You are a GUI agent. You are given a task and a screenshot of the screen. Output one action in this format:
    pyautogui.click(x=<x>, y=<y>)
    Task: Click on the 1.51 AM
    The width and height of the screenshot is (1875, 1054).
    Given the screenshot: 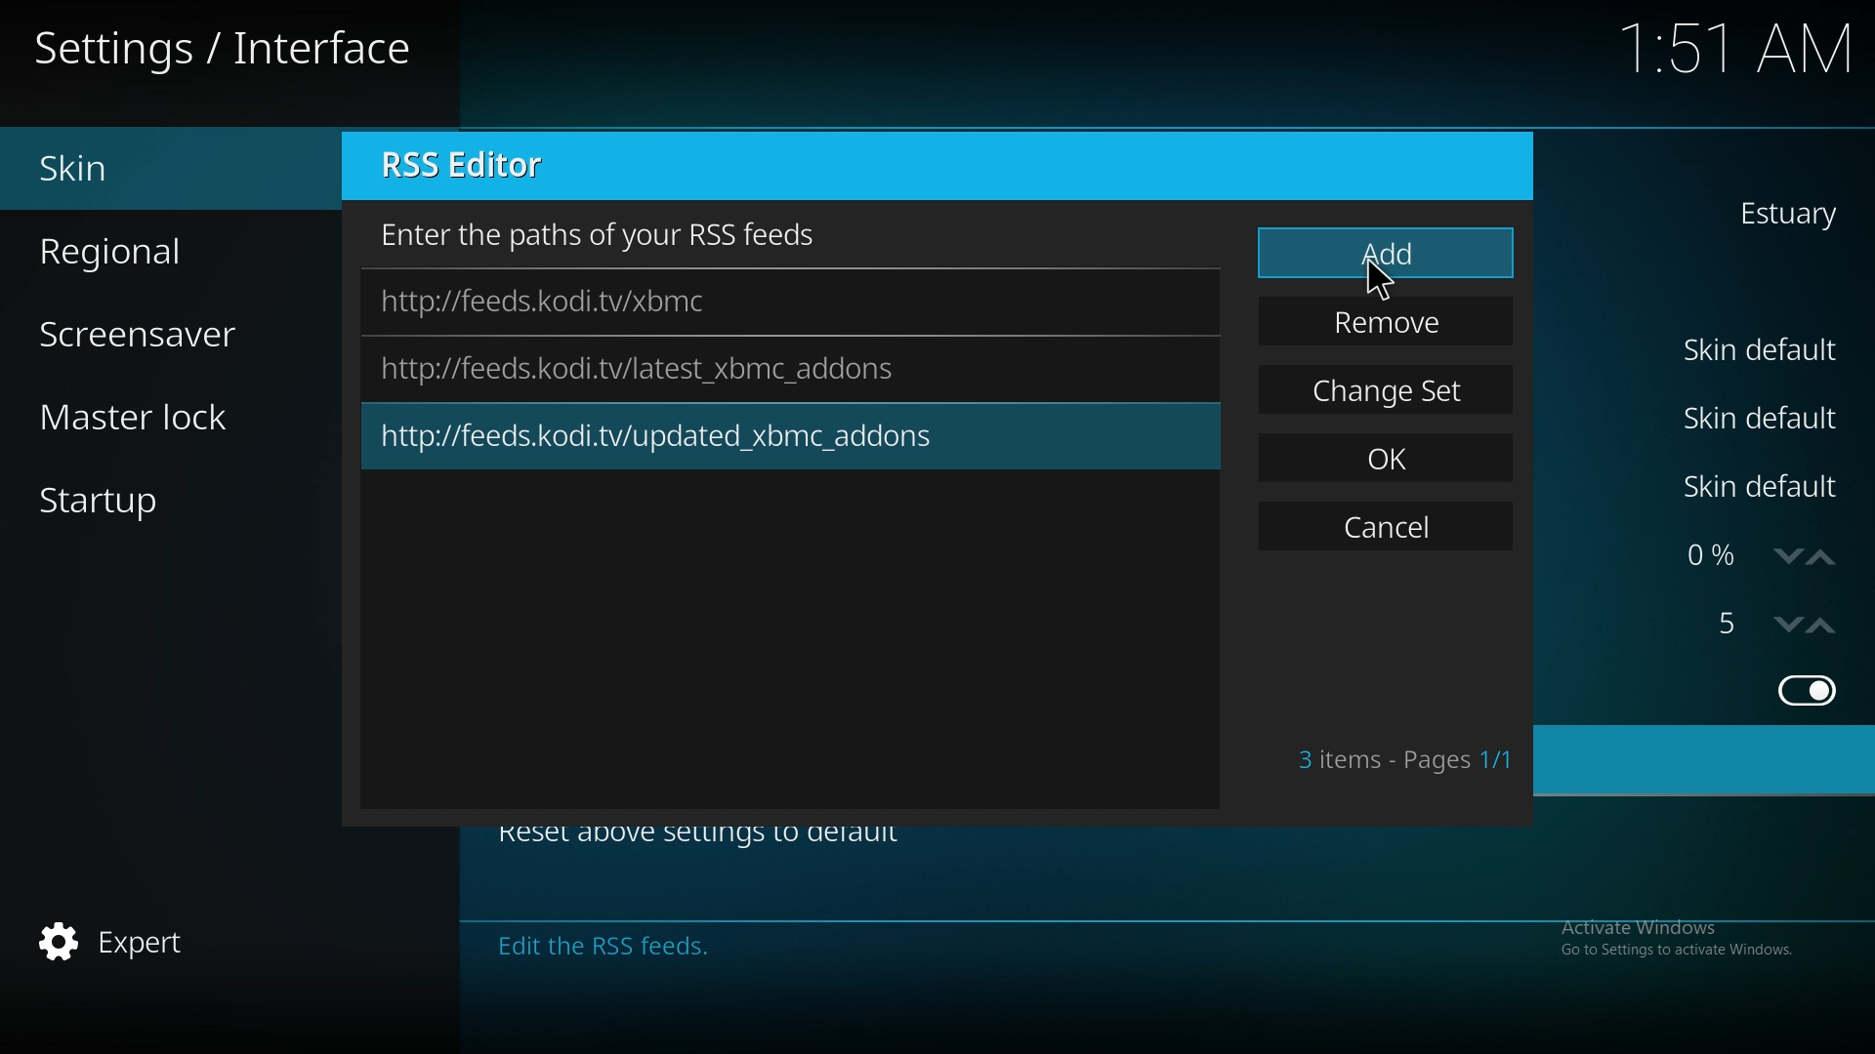 What is the action you would take?
    pyautogui.click(x=1734, y=51)
    